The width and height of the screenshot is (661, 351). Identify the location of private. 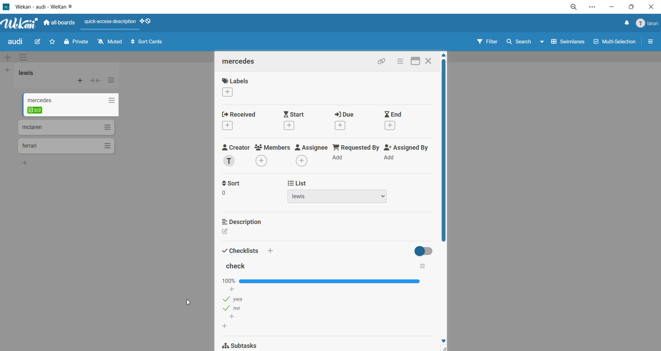
(77, 43).